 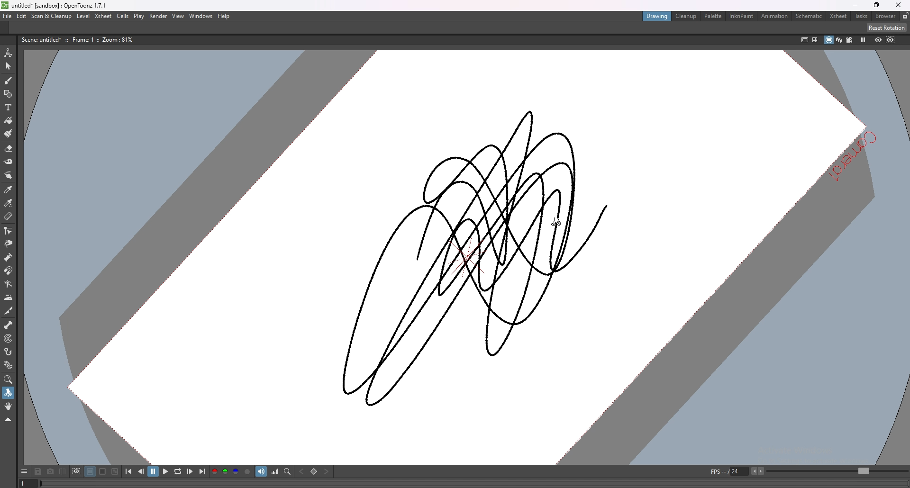 I want to click on camera view, so click(x=850, y=40).